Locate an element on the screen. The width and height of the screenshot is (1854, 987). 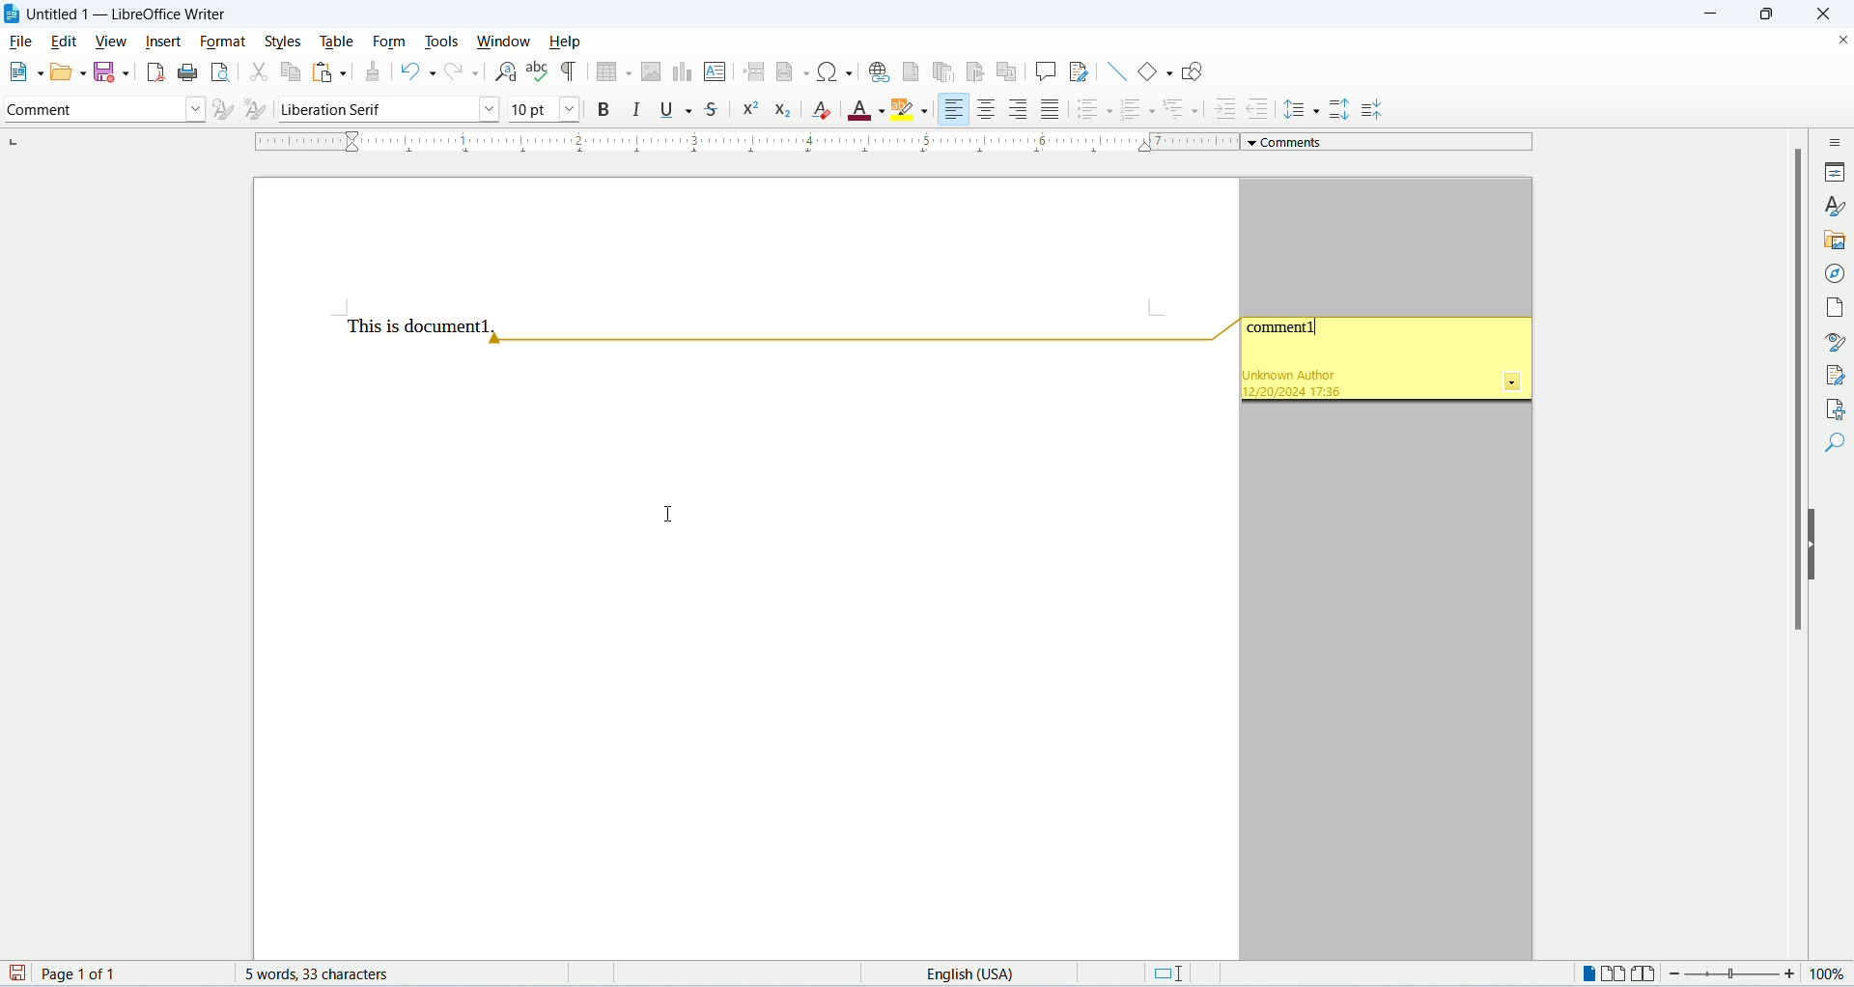
double page view is located at coordinates (1613, 973).